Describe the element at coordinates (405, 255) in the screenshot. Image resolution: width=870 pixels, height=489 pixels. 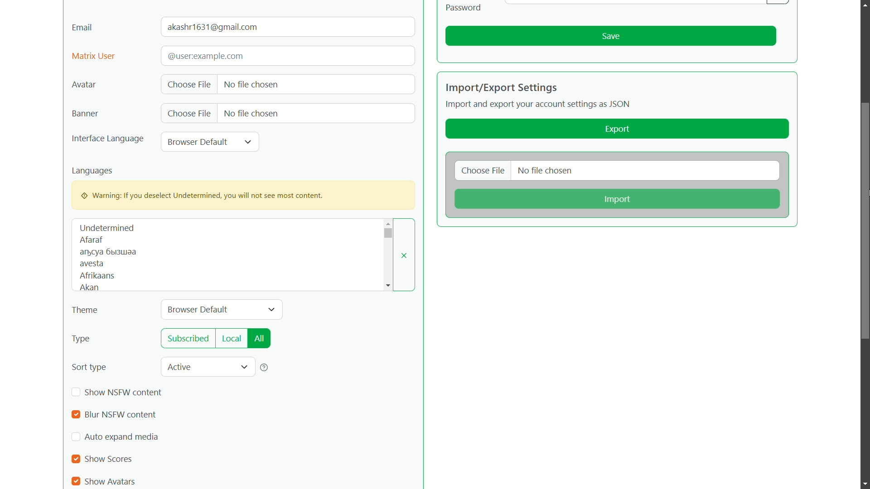
I see `close` at that location.